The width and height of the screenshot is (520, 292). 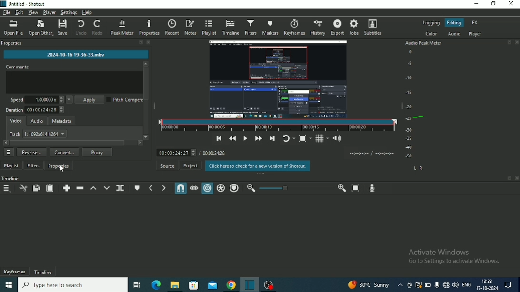 I want to click on Toggle zoom, so click(x=305, y=139).